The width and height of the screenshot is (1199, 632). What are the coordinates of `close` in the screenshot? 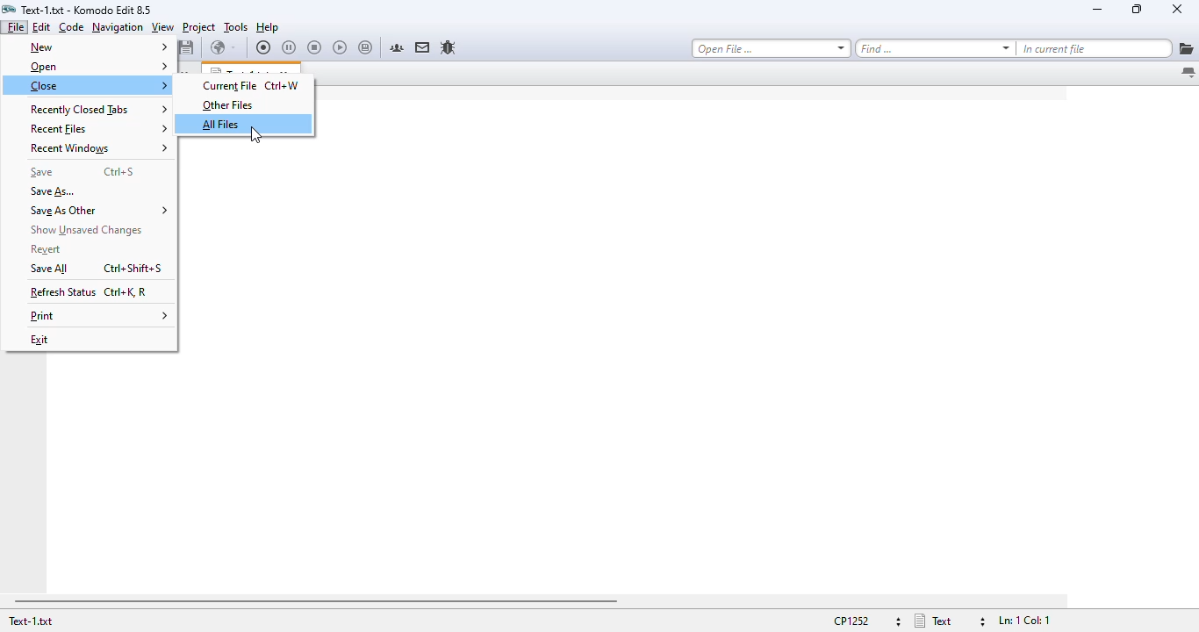 It's located at (1176, 9).